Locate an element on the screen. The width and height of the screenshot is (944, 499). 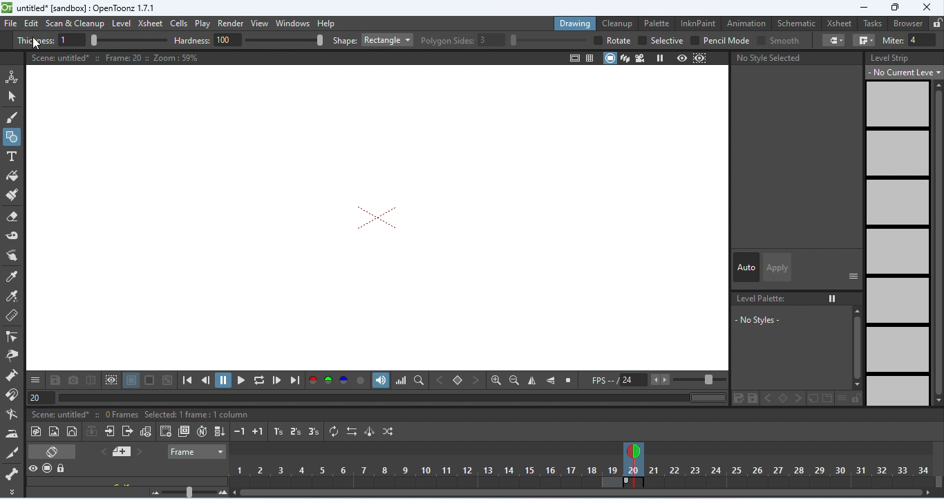
view is located at coordinates (259, 23).